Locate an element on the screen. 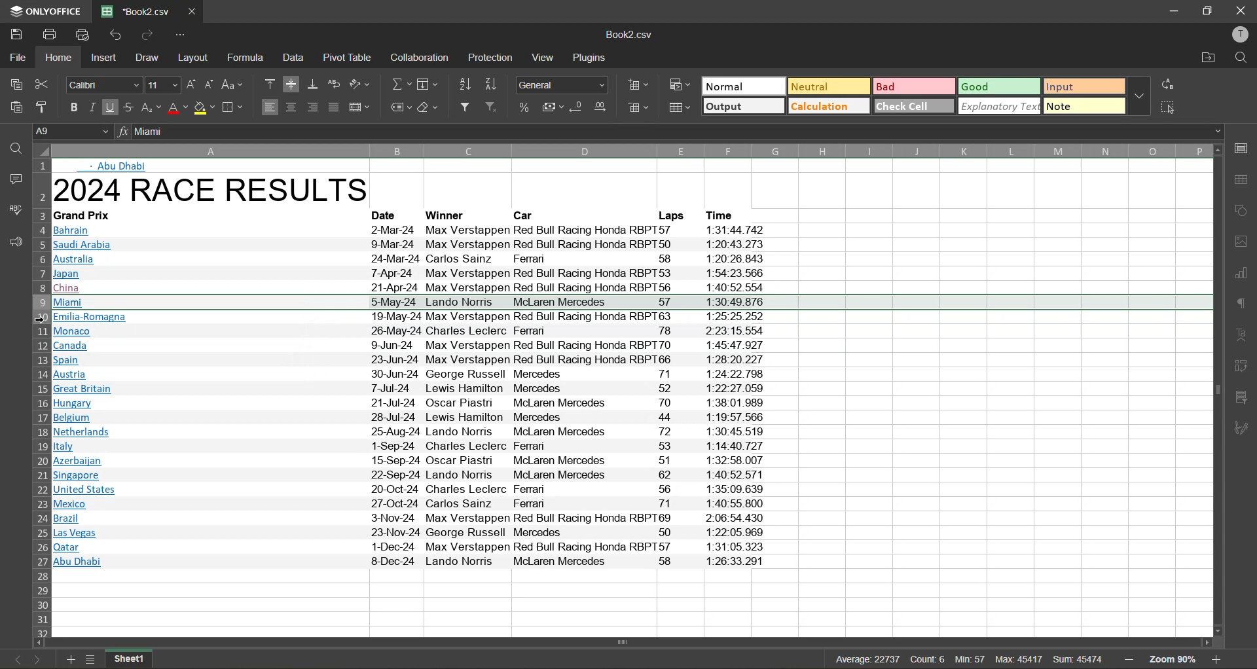 The image size is (1257, 669). Abu Dhabi is located at coordinates (121, 167).